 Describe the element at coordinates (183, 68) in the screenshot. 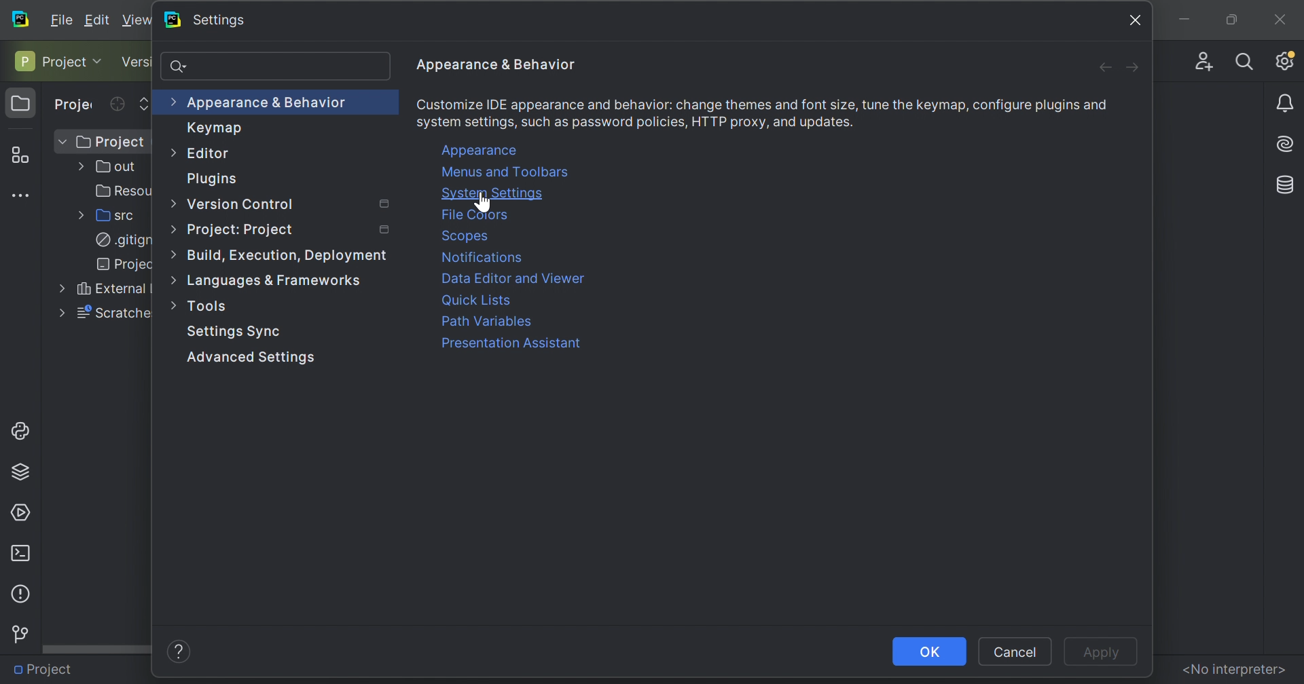

I see `Search` at that location.